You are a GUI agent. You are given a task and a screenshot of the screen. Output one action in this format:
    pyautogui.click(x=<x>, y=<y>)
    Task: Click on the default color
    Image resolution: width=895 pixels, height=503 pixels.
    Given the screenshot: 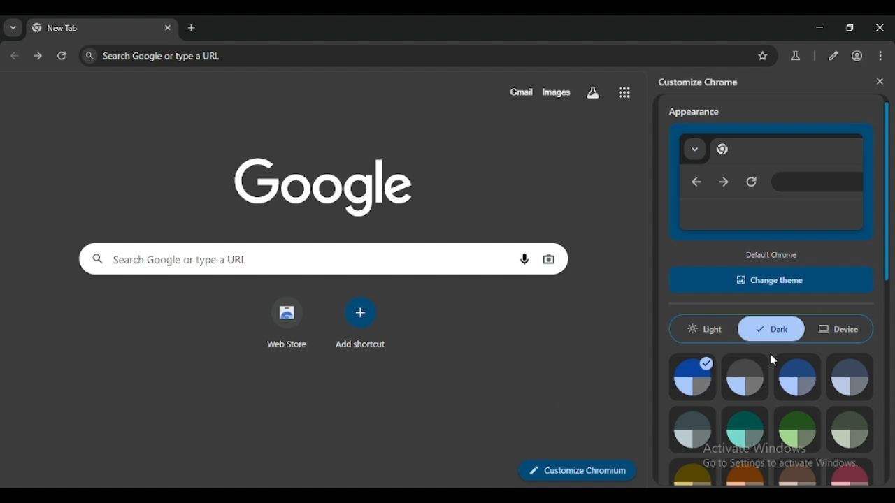 What is the action you would take?
    pyautogui.click(x=692, y=377)
    